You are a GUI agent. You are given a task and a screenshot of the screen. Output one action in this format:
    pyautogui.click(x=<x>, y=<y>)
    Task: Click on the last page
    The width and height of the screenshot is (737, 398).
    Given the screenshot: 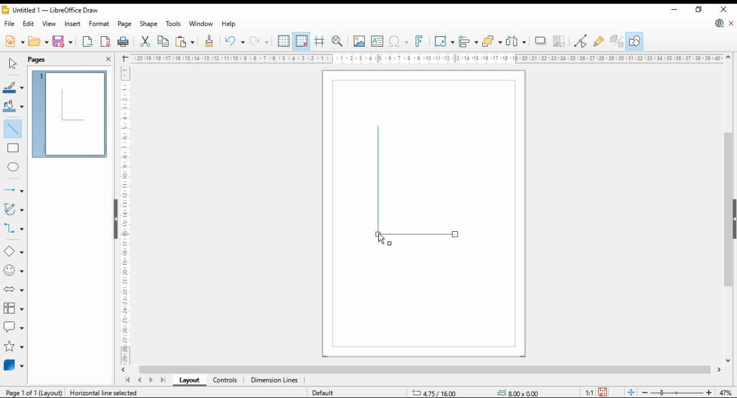 What is the action you would take?
    pyautogui.click(x=164, y=381)
    